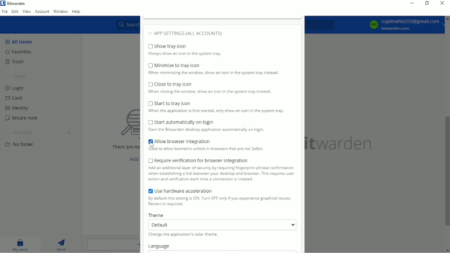  Describe the element at coordinates (20, 144) in the screenshot. I see `No folder` at that location.